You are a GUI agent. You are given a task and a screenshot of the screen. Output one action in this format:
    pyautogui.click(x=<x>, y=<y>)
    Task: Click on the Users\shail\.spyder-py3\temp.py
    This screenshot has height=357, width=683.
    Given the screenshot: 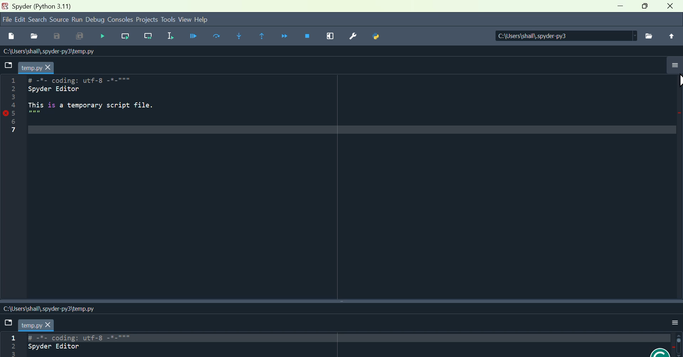 What is the action you would take?
    pyautogui.click(x=52, y=53)
    